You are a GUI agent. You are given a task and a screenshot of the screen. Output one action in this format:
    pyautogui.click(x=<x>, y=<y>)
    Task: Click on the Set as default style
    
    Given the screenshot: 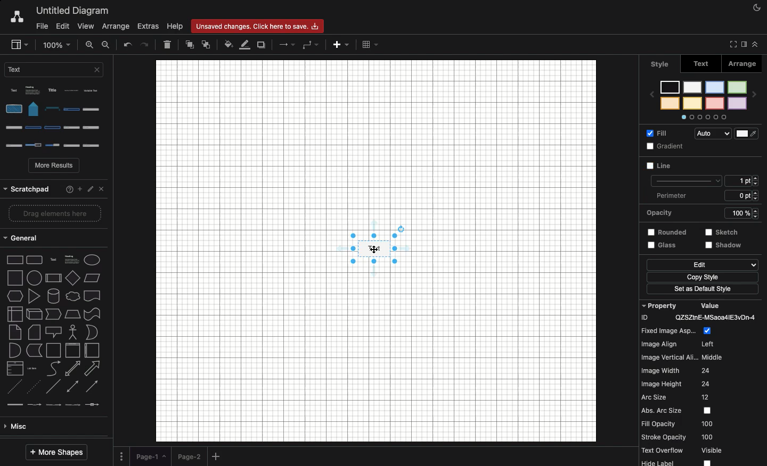 What is the action you would take?
    pyautogui.click(x=703, y=276)
    